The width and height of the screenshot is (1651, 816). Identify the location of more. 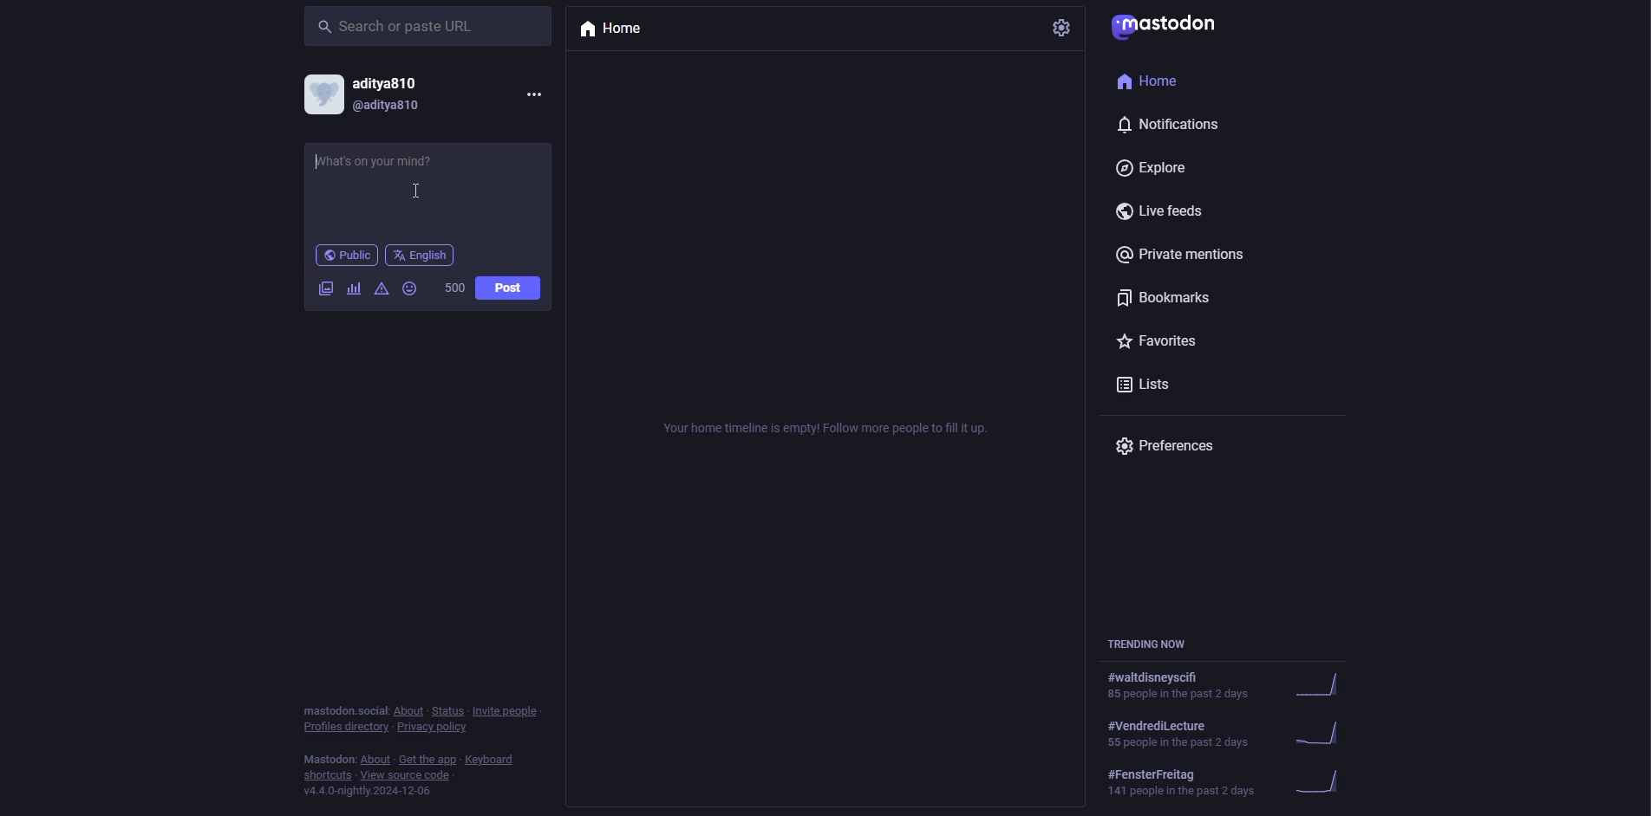
(532, 94).